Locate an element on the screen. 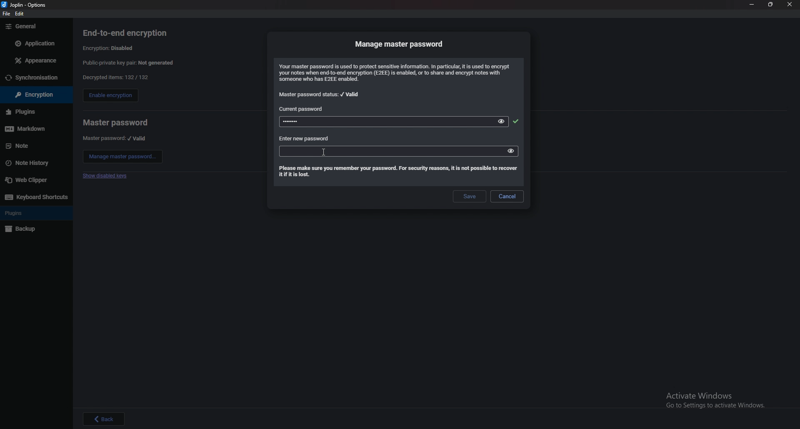 The image size is (800, 429). view is located at coordinates (511, 150).